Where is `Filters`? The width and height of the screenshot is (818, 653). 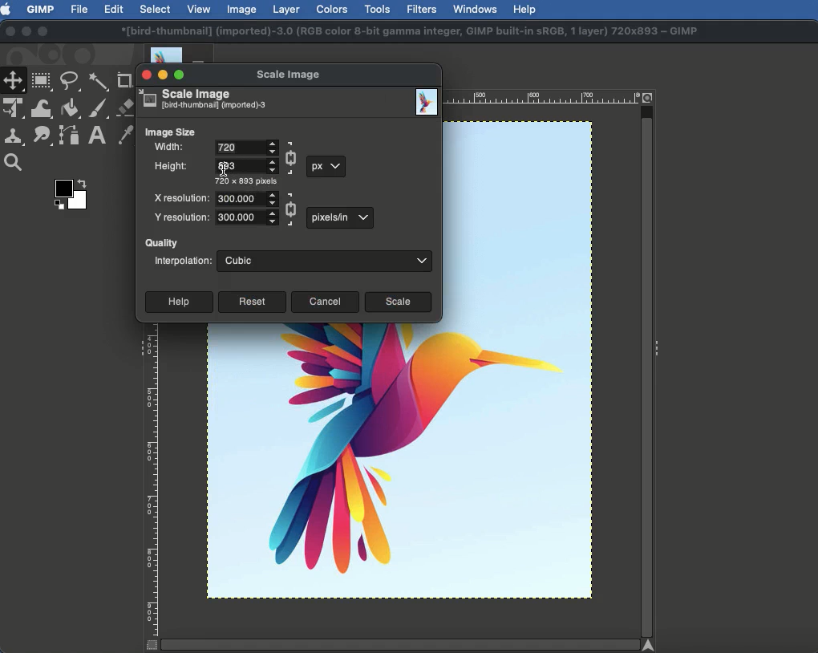 Filters is located at coordinates (423, 10).